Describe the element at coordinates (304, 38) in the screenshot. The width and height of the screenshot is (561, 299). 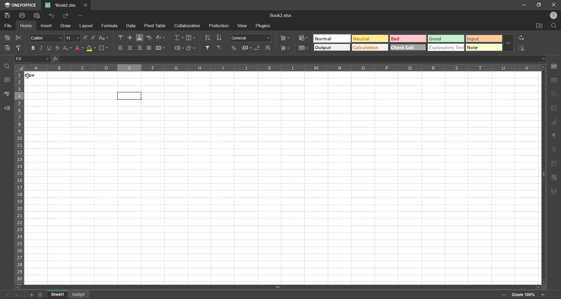
I see `conditional formatting` at that location.